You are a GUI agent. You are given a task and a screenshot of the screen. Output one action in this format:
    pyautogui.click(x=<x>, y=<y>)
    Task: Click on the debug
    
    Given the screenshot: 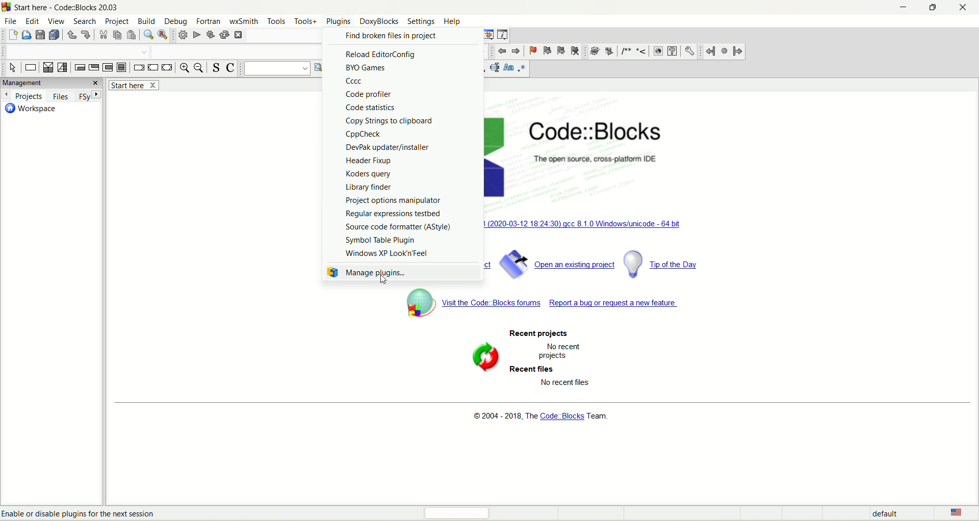 What is the action you would take?
    pyautogui.click(x=176, y=20)
    